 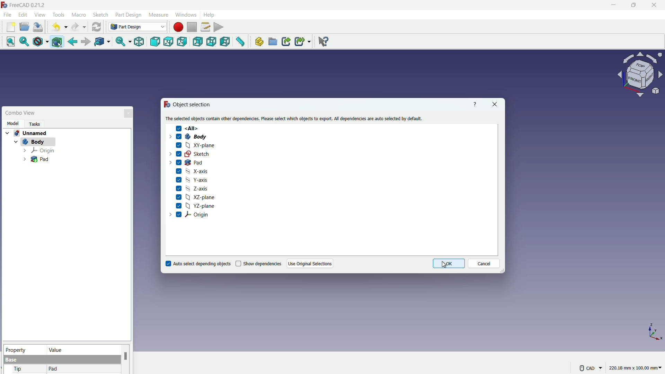 I want to click on dropdown, so click(x=170, y=162).